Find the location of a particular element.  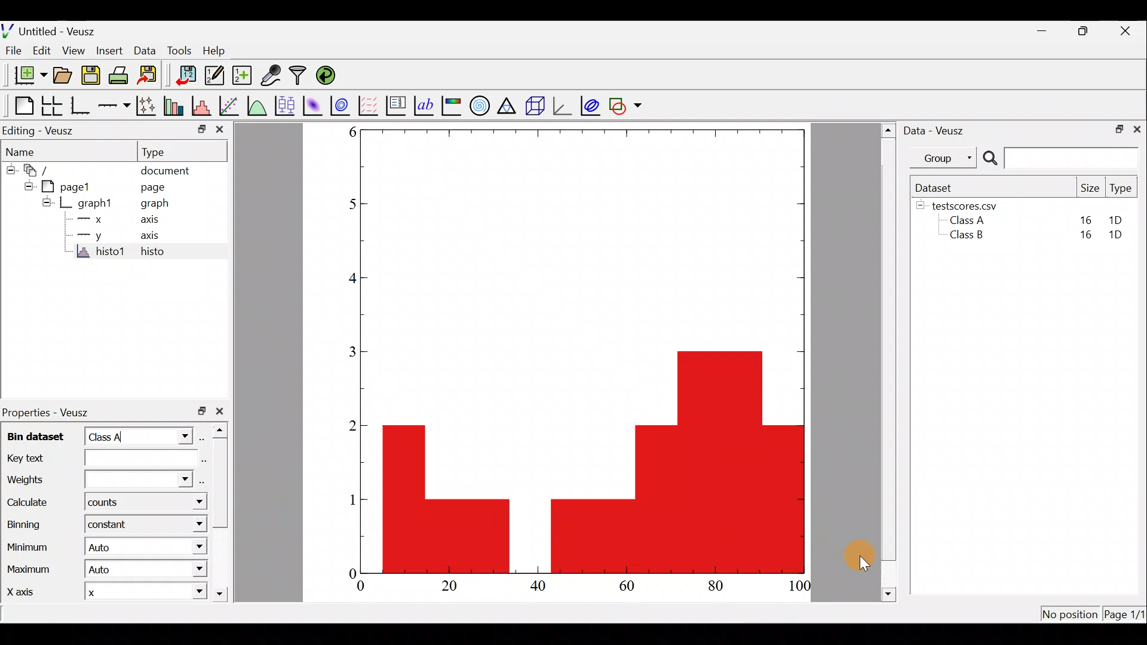

axis is located at coordinates (152, 221).